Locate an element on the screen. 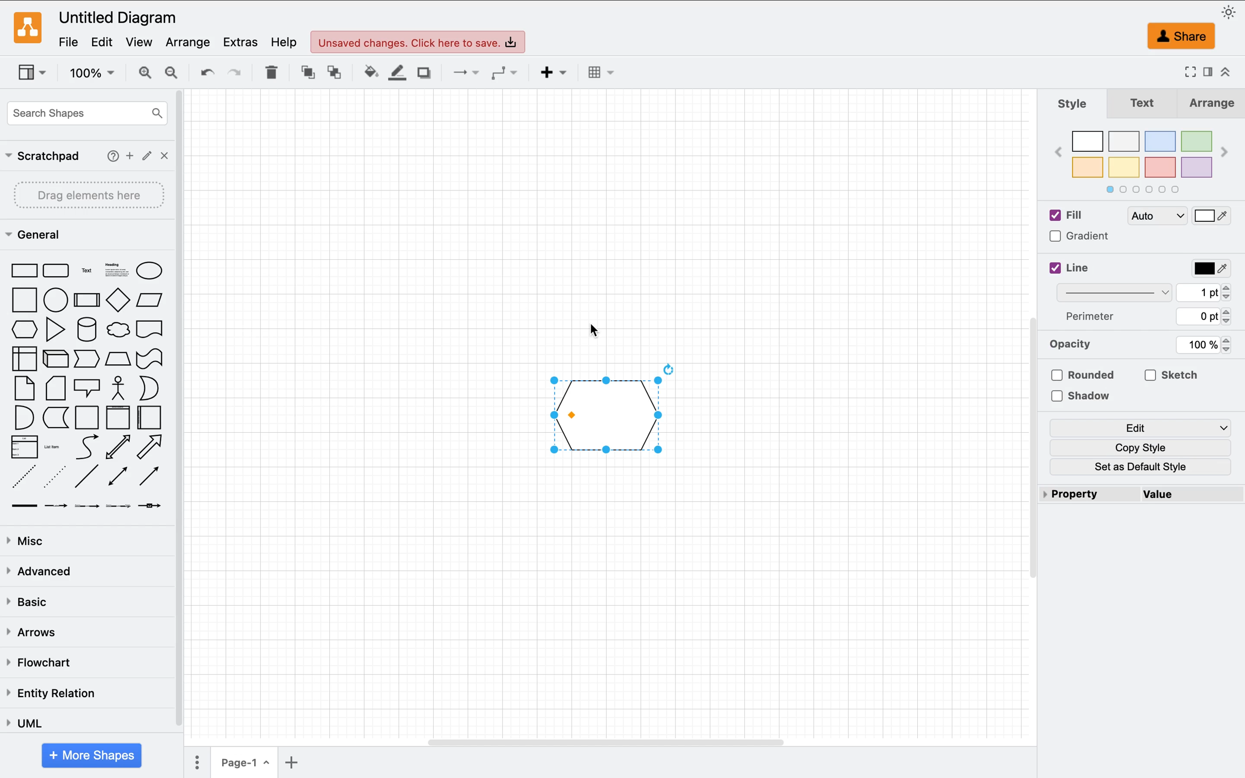 This screenshot has width=1245, height=778. scratchpad is located at coordinates (41, 155).